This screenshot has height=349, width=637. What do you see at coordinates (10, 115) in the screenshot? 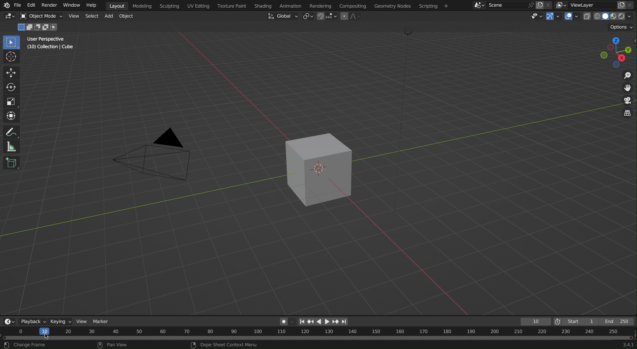
I see `Transform` at bounding box center [10, 115].